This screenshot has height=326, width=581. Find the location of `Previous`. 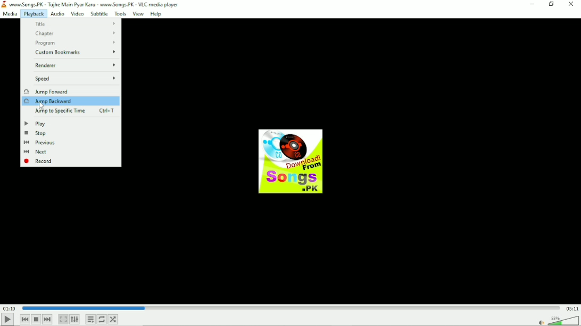

Previous is located at coordinates (25, 319).